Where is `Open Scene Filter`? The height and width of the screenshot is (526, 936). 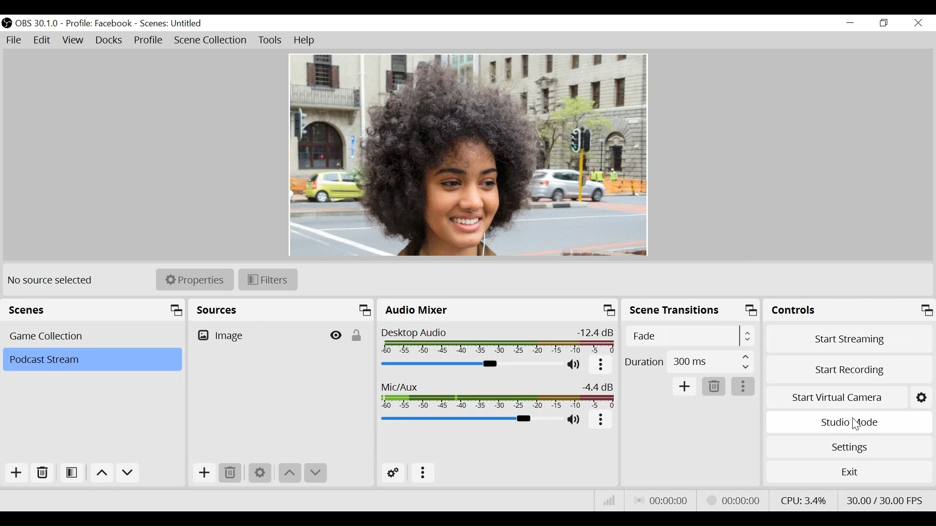
Open Scene Filter is located at coordinates (72, 473).